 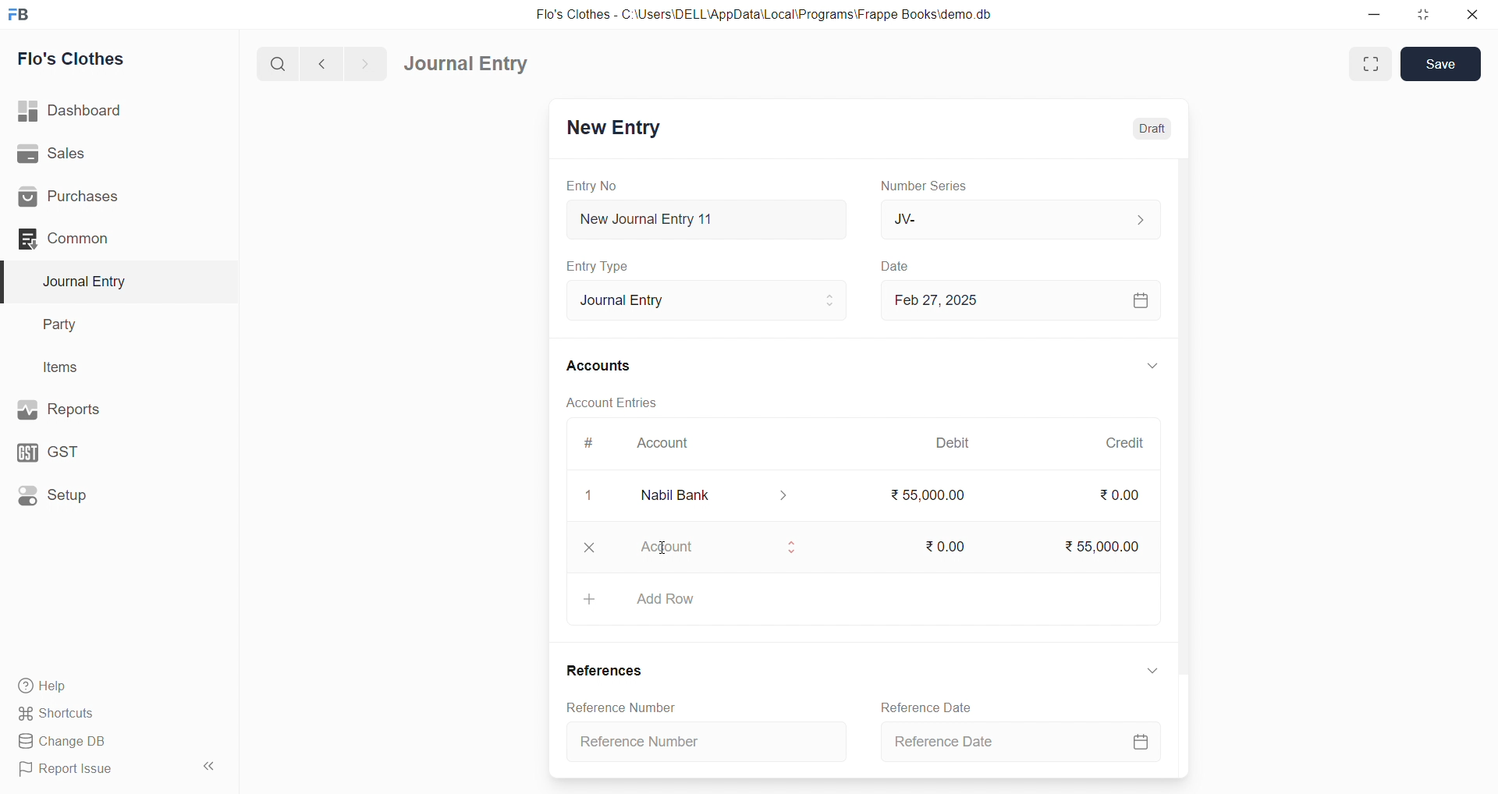 I want to click on Flo's Clothes - C:\Users\DELL\AppData\Local\Programs\Frappe Books\demo.db, so click(x=764, y=13).